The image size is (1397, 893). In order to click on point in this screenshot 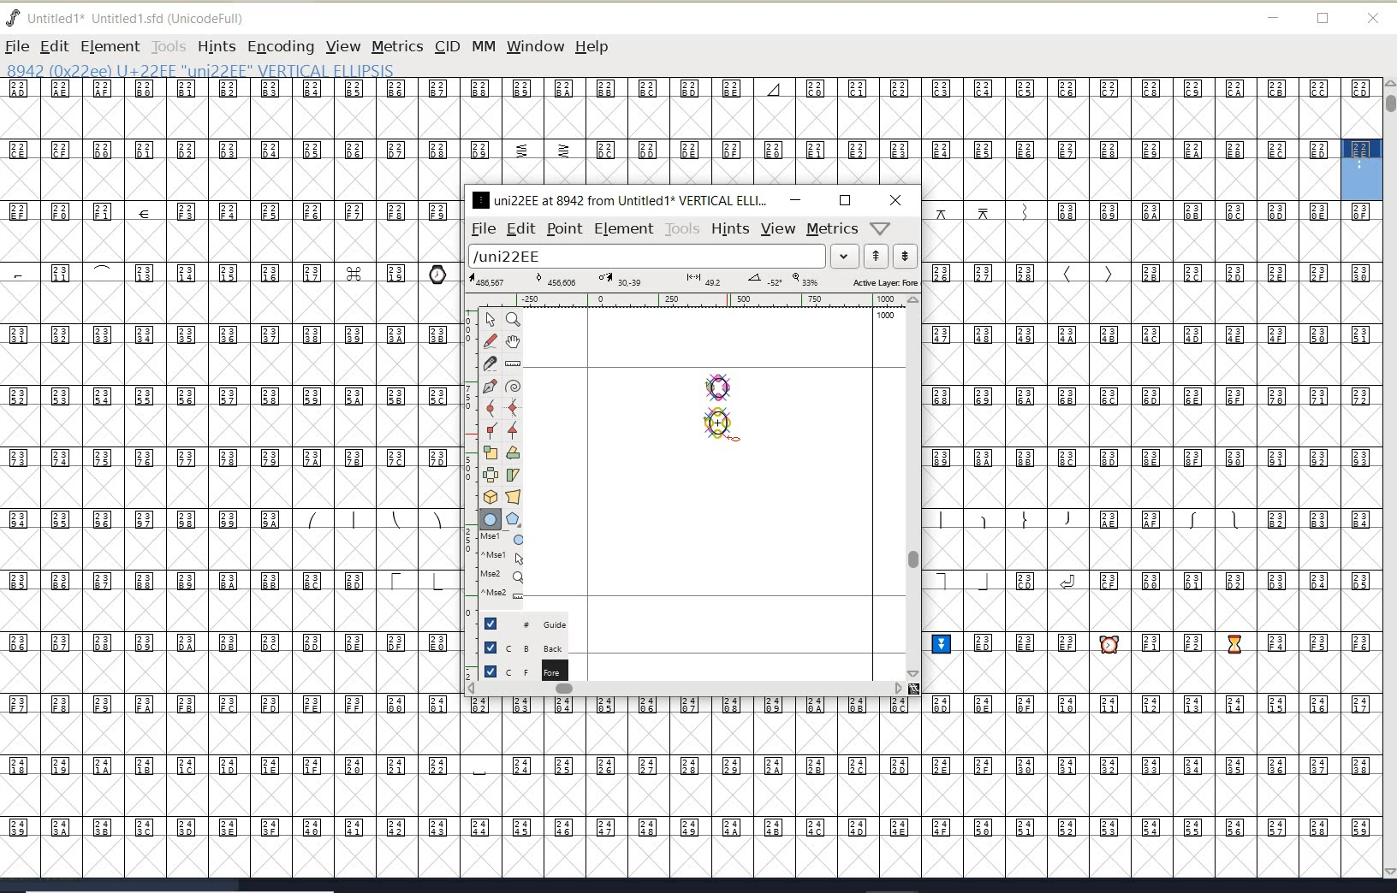, I will do `click(563, 229)`.